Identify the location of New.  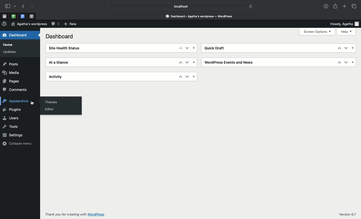
(71, 24).